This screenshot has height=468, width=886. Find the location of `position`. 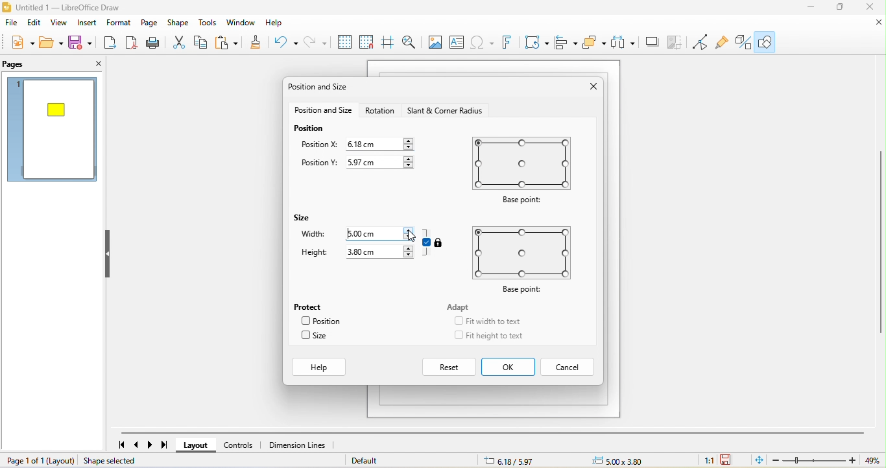

position is located at coordinates (307, 130).